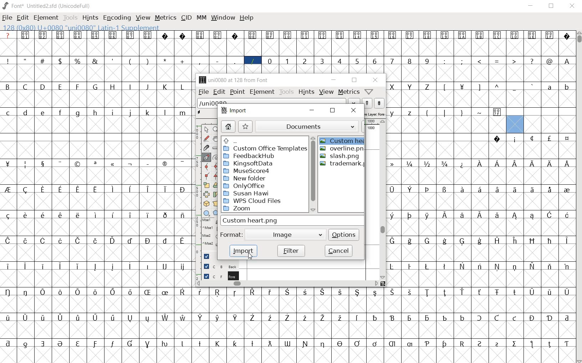  Describe the element at coordinates (206, 189) in the screenshot. I see `editing tools` at that location.